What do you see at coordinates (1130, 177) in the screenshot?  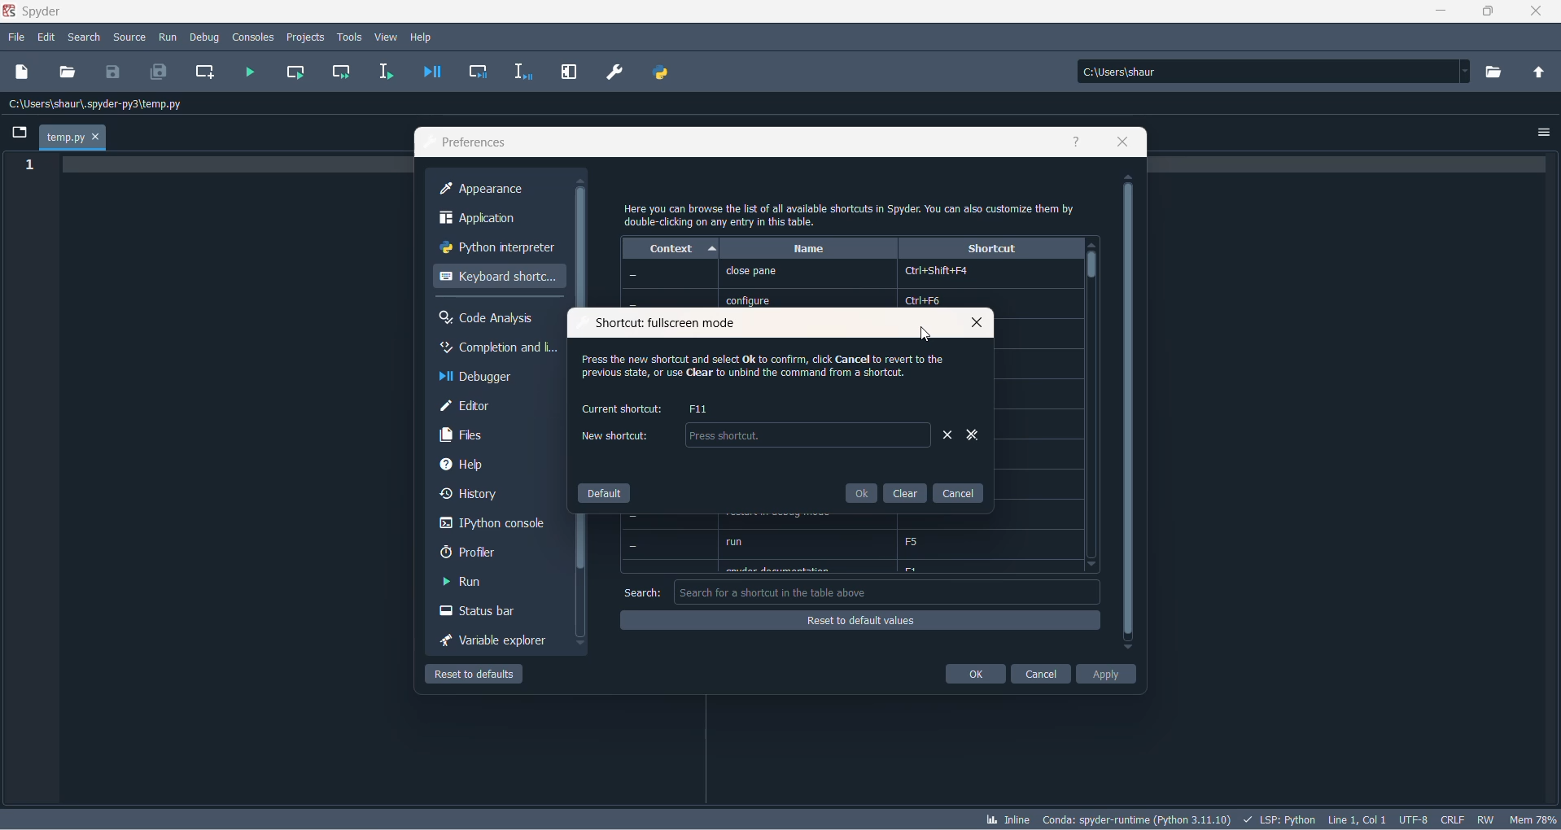 I see `move up` at bounding box center [1130, 177].